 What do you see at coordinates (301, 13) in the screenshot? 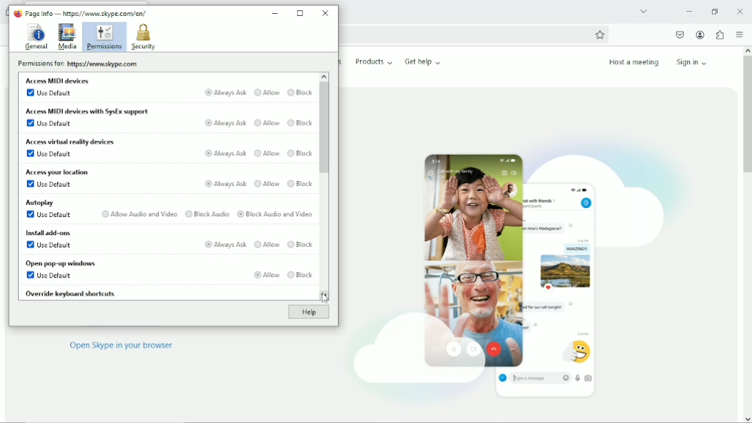
I see `Maximize` at bounding box center [301, 13].